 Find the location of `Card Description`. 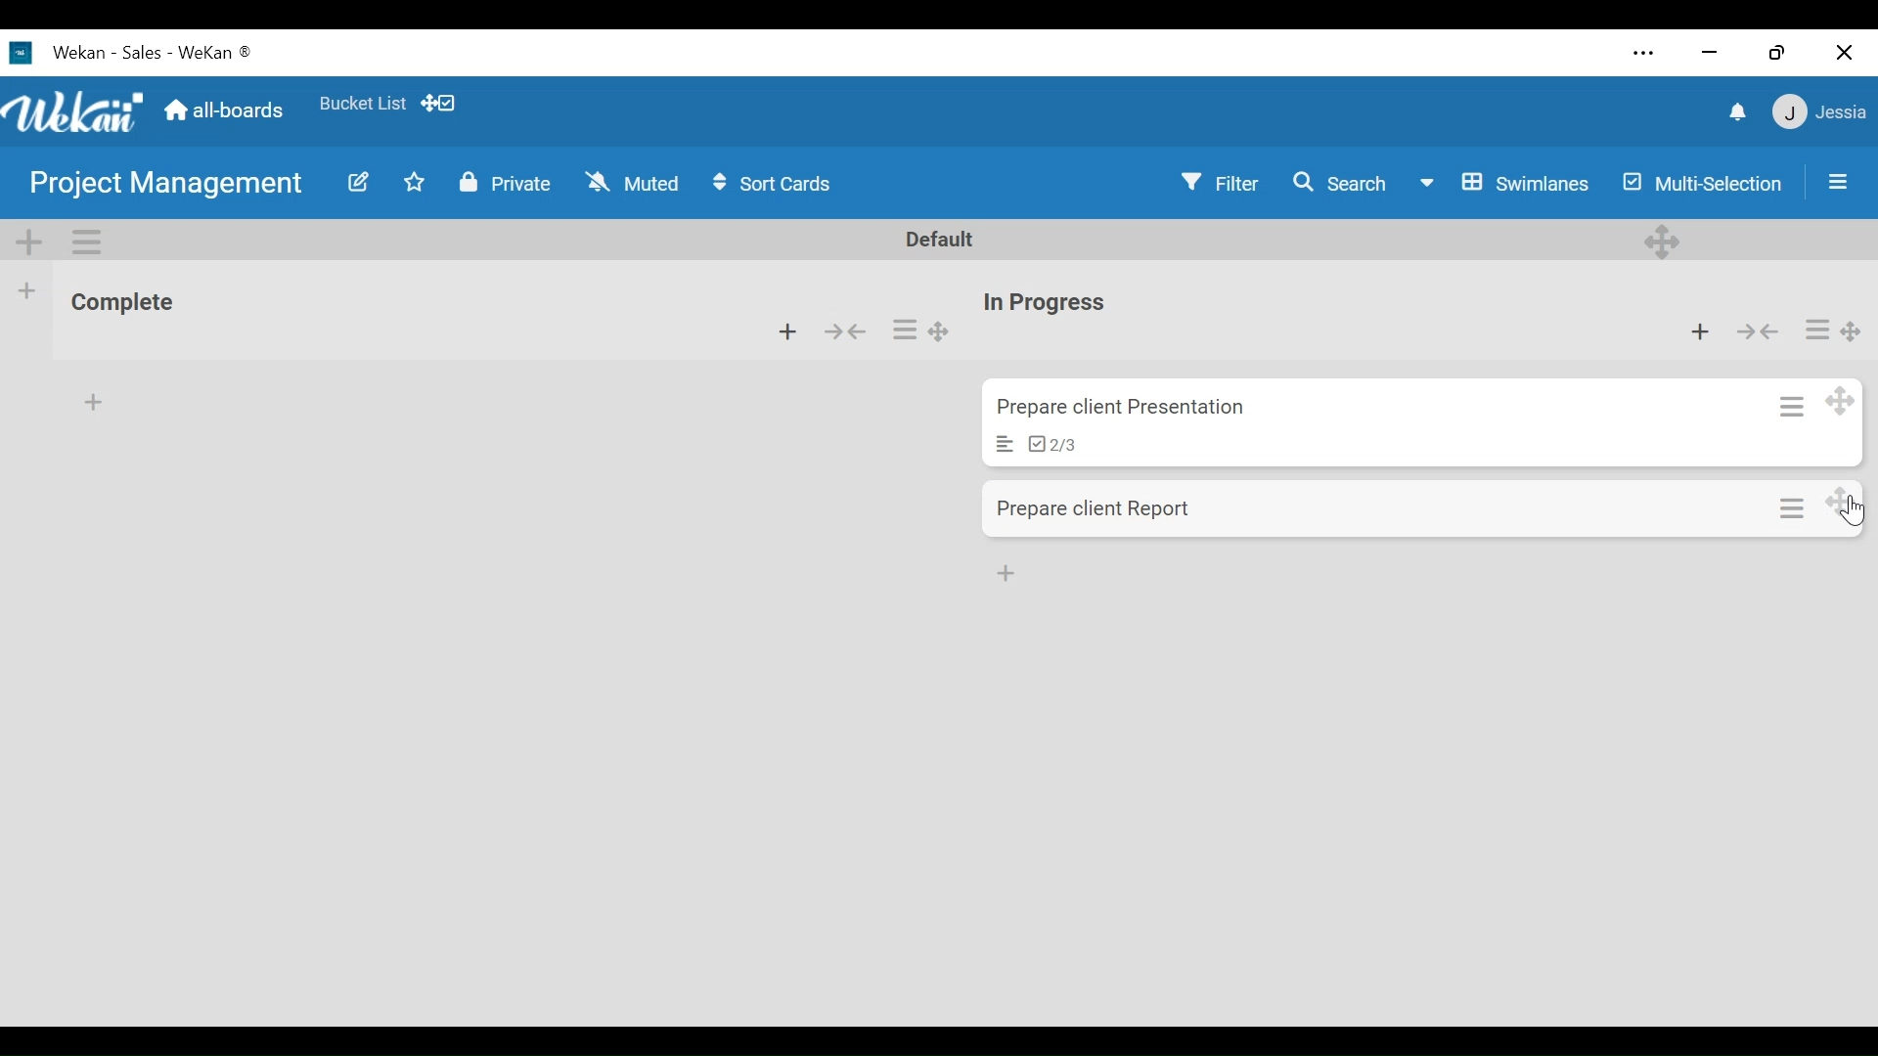

Card Description is located at coordinates (997, 443).